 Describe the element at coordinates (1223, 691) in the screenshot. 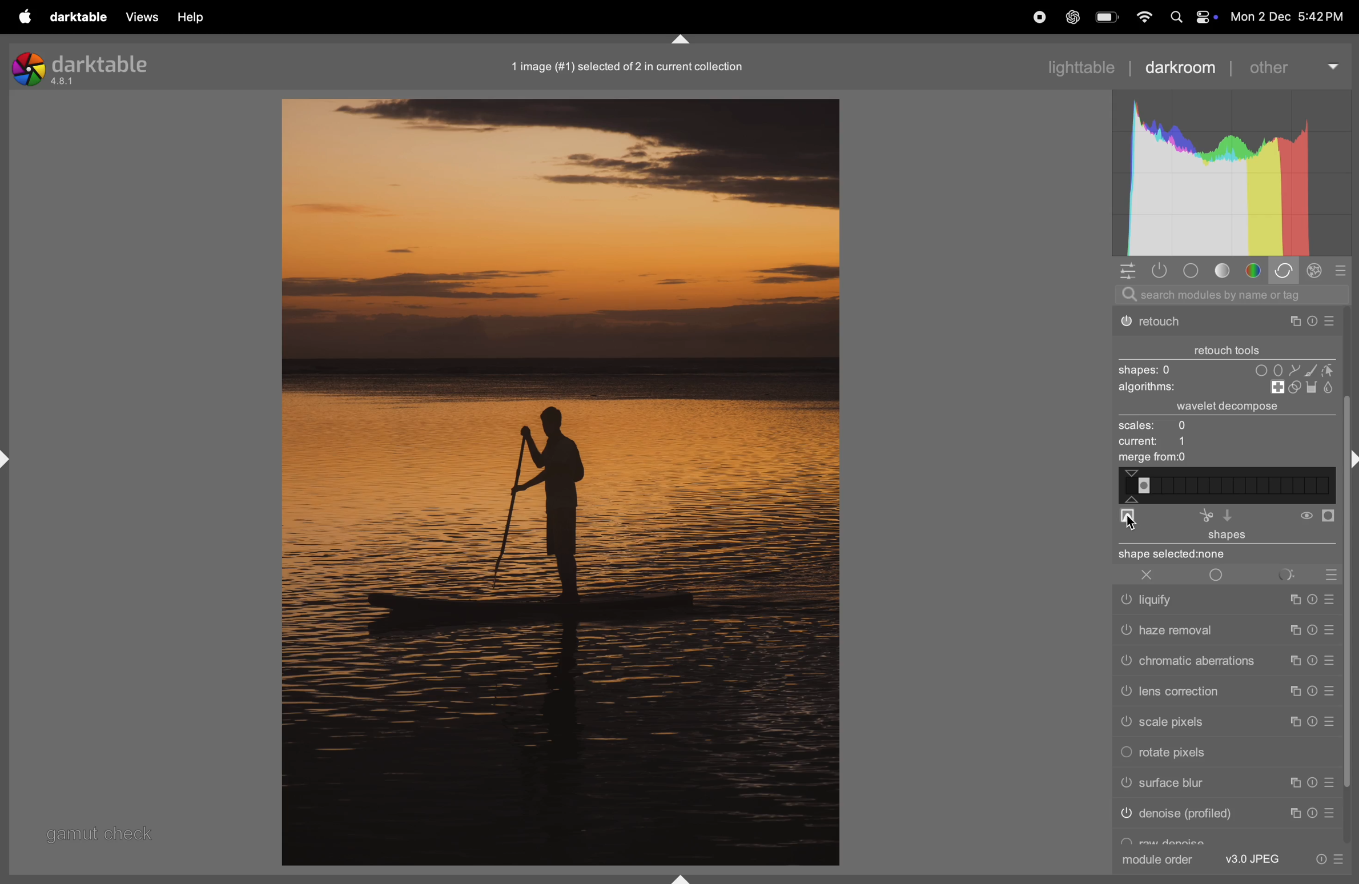

I see `Lens correction` at that location.